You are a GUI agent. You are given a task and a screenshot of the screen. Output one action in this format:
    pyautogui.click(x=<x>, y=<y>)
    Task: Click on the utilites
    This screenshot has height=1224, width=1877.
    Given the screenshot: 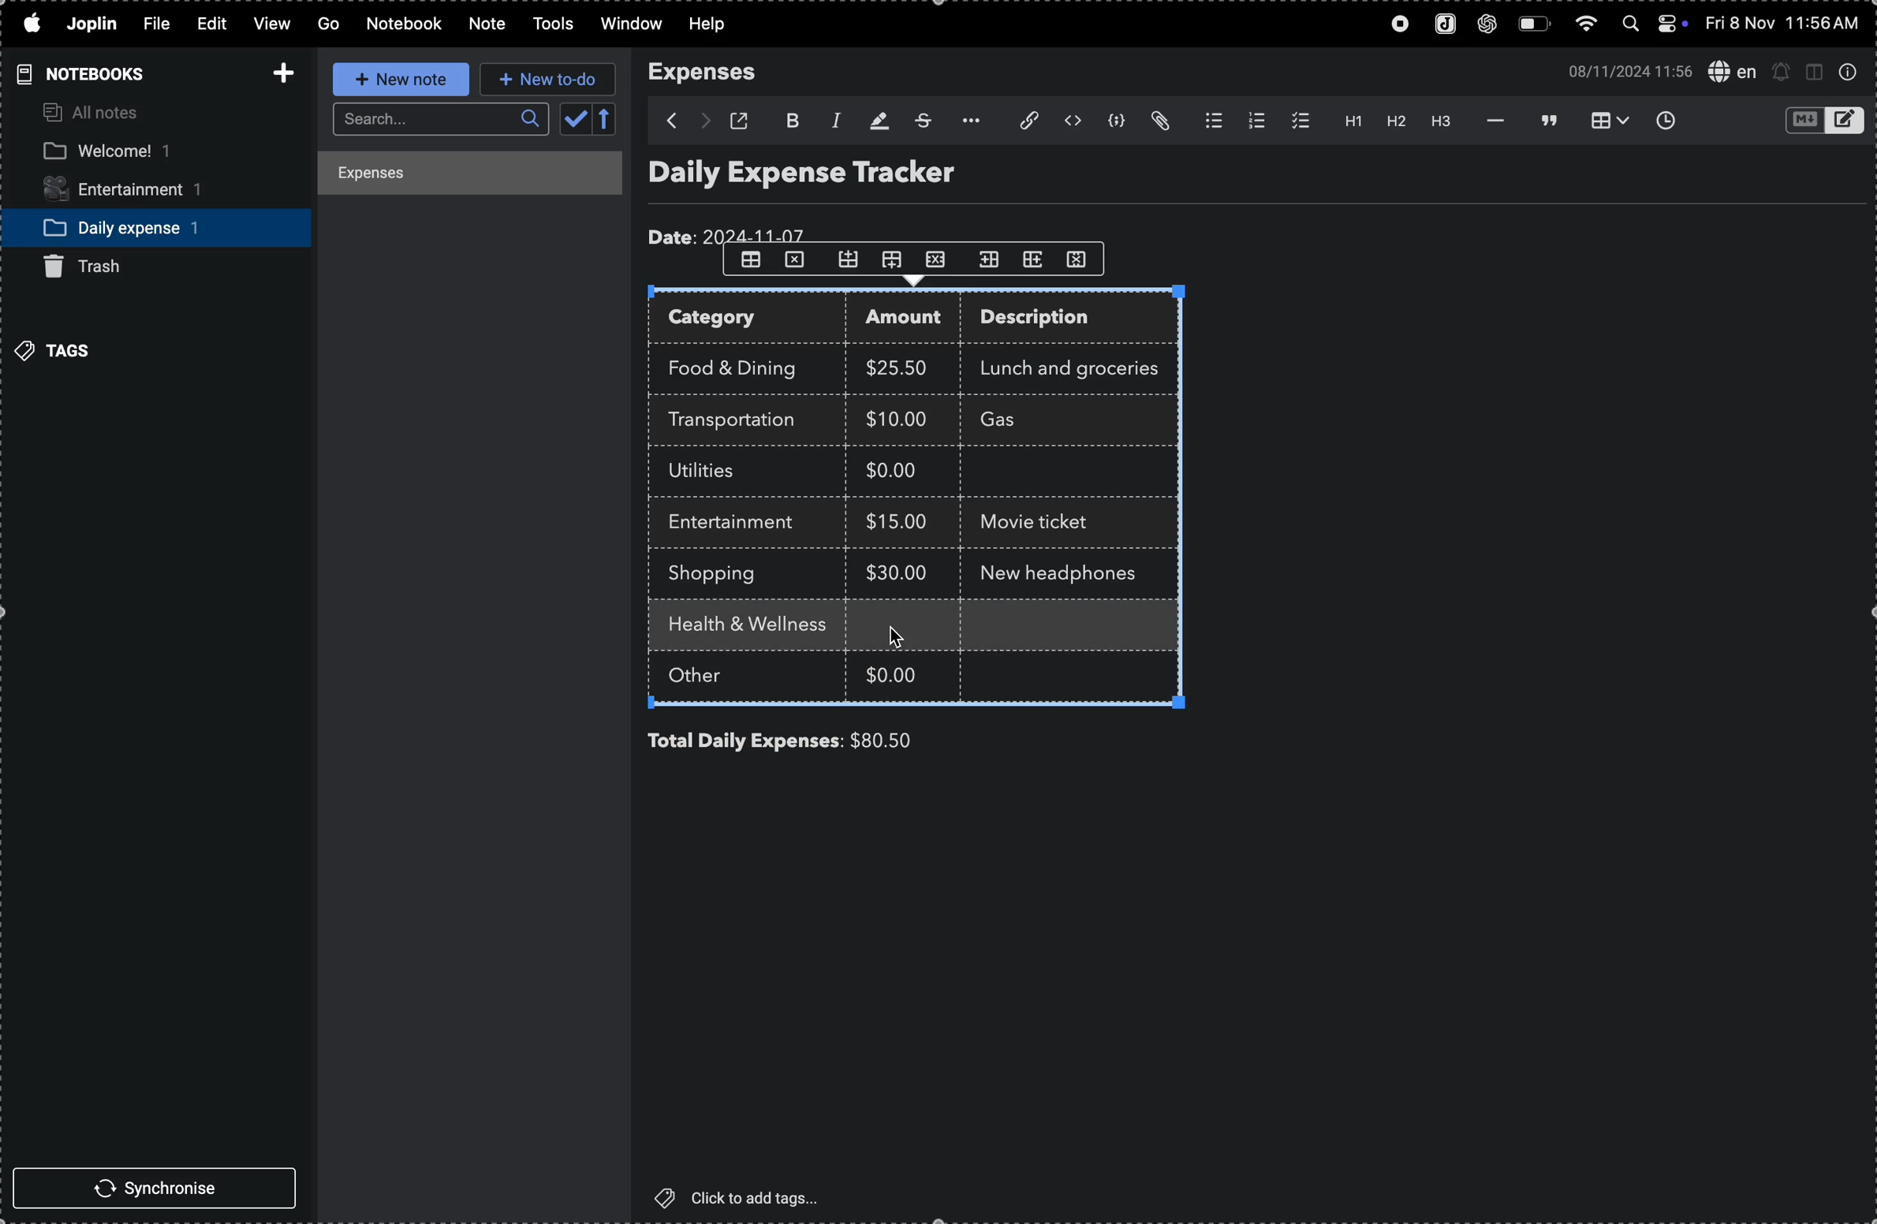 What is the action you would take?
    pyautogui.click(x=717, y=472)
    